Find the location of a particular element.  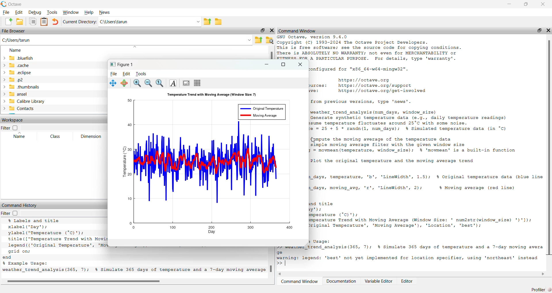

.cache is located at coordinates (15, 65).